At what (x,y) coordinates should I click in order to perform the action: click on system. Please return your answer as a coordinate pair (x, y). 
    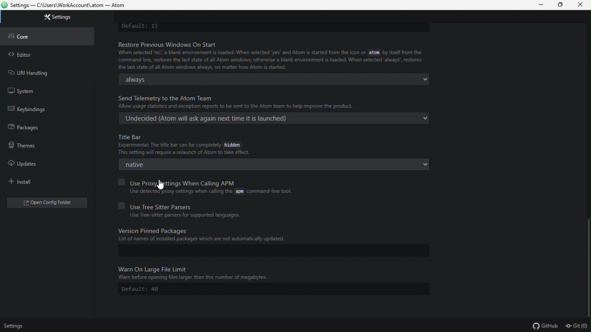
    Looking at the image, I should click on (45, 90).